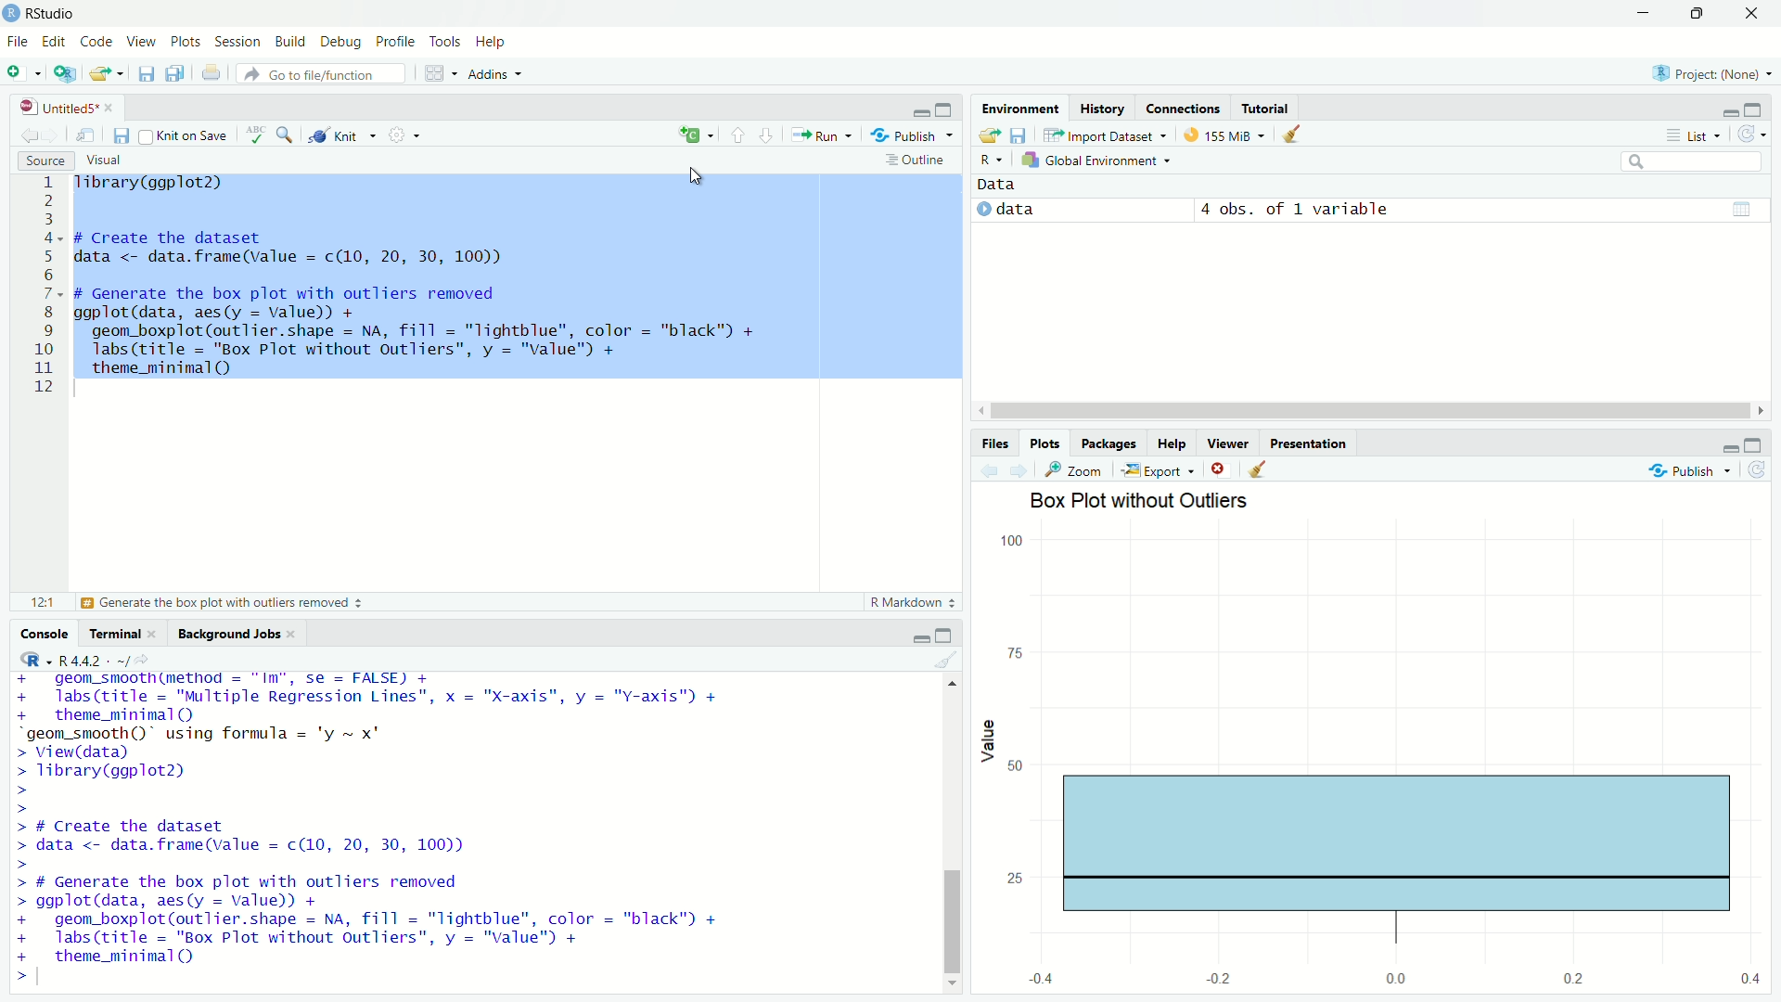 Image resolution: width=1781 pixels, height=1002 pixels. Describe the element at coordinates (250, 133) in the screenshot. I see `abc` at that location.